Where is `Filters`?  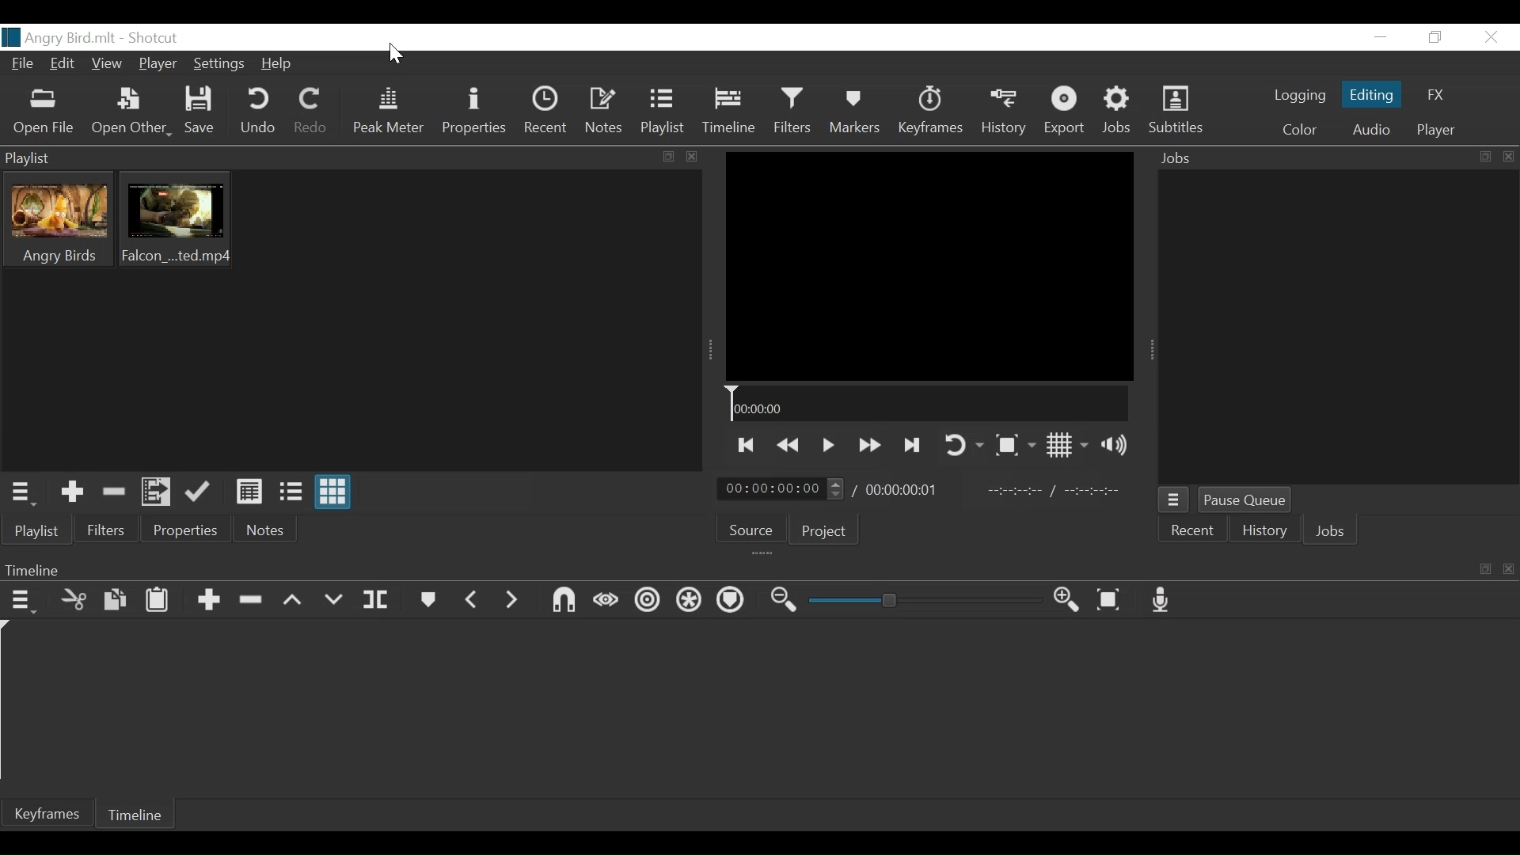
Filters is located at coordinates (107, 531).